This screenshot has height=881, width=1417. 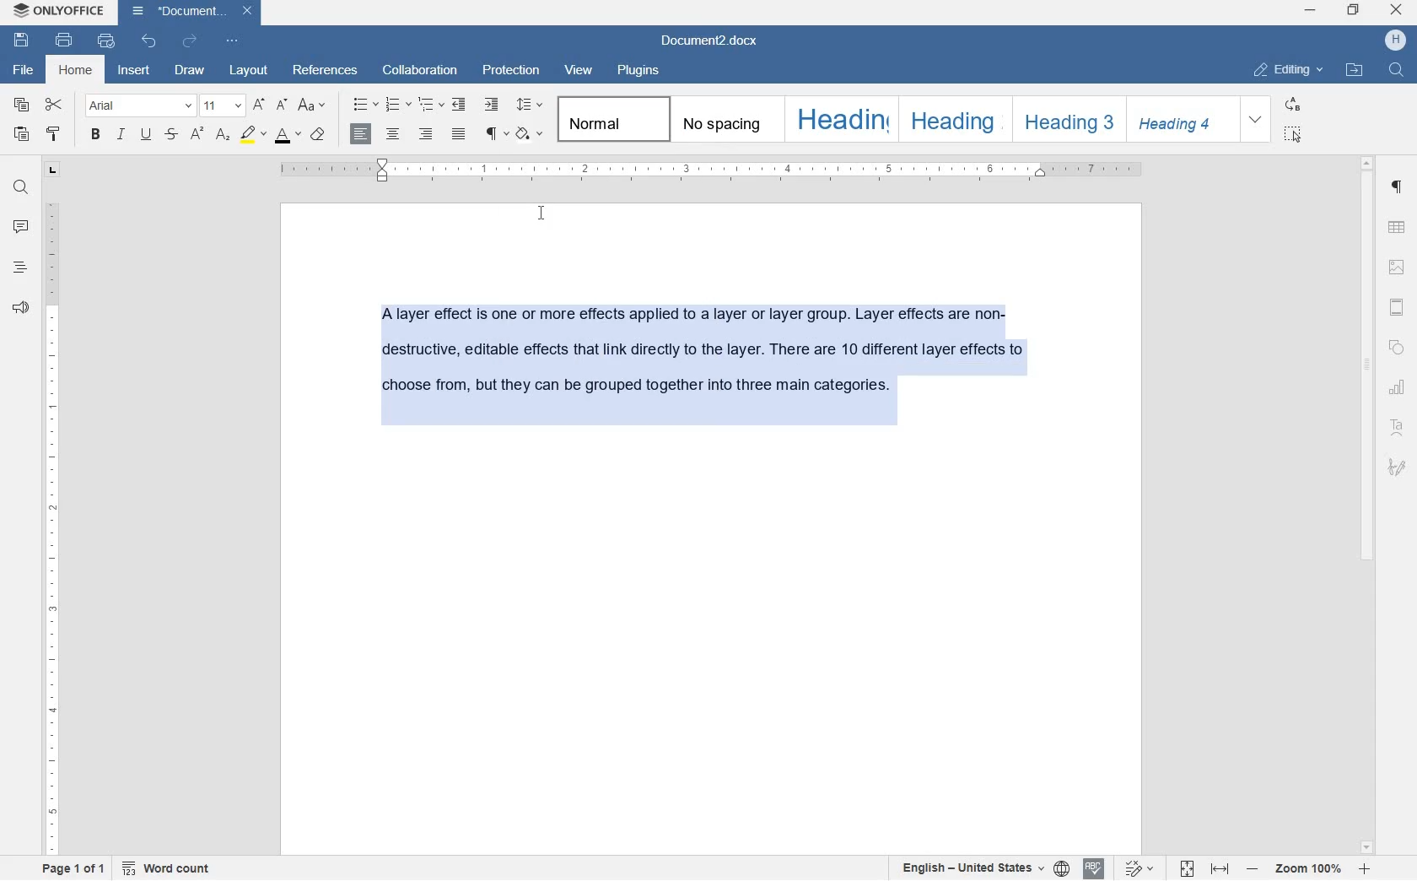 What do you see at coordinates (20, 269) in the screenshot?
I see `headings` at bounding box center [20, 269].